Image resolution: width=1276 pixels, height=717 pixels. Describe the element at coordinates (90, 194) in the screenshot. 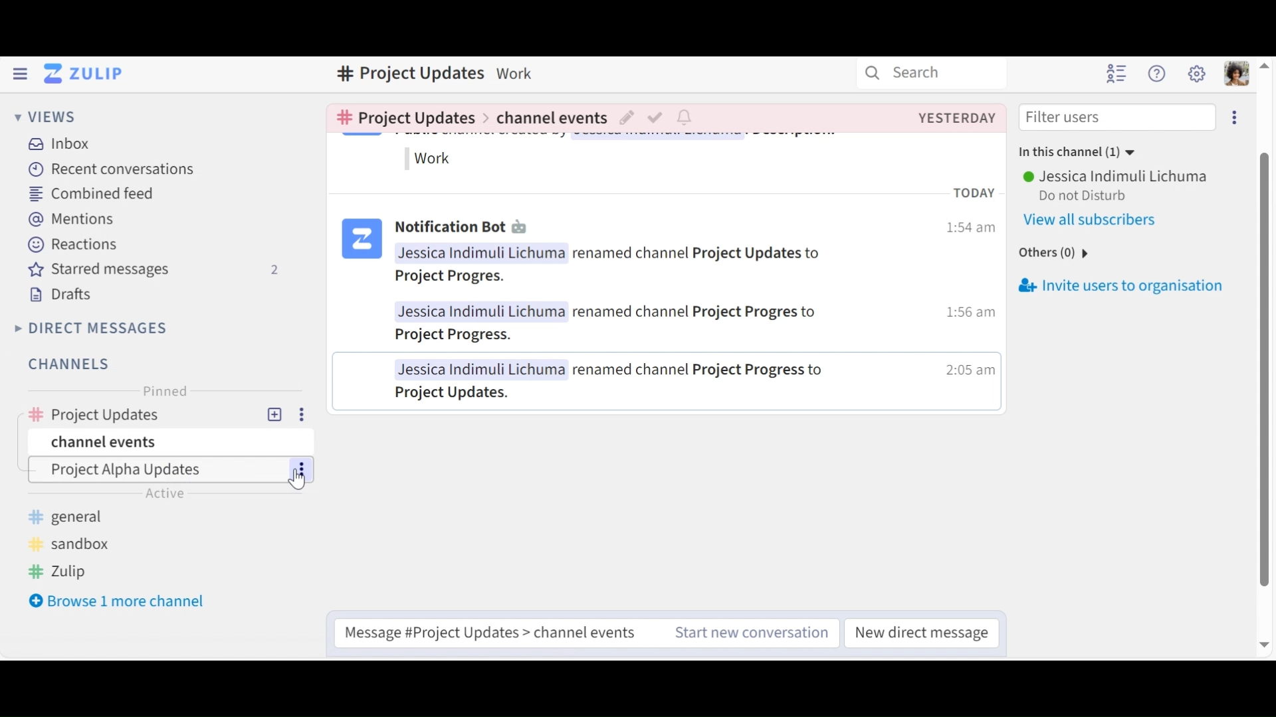

I see `Combined feed` at that location.